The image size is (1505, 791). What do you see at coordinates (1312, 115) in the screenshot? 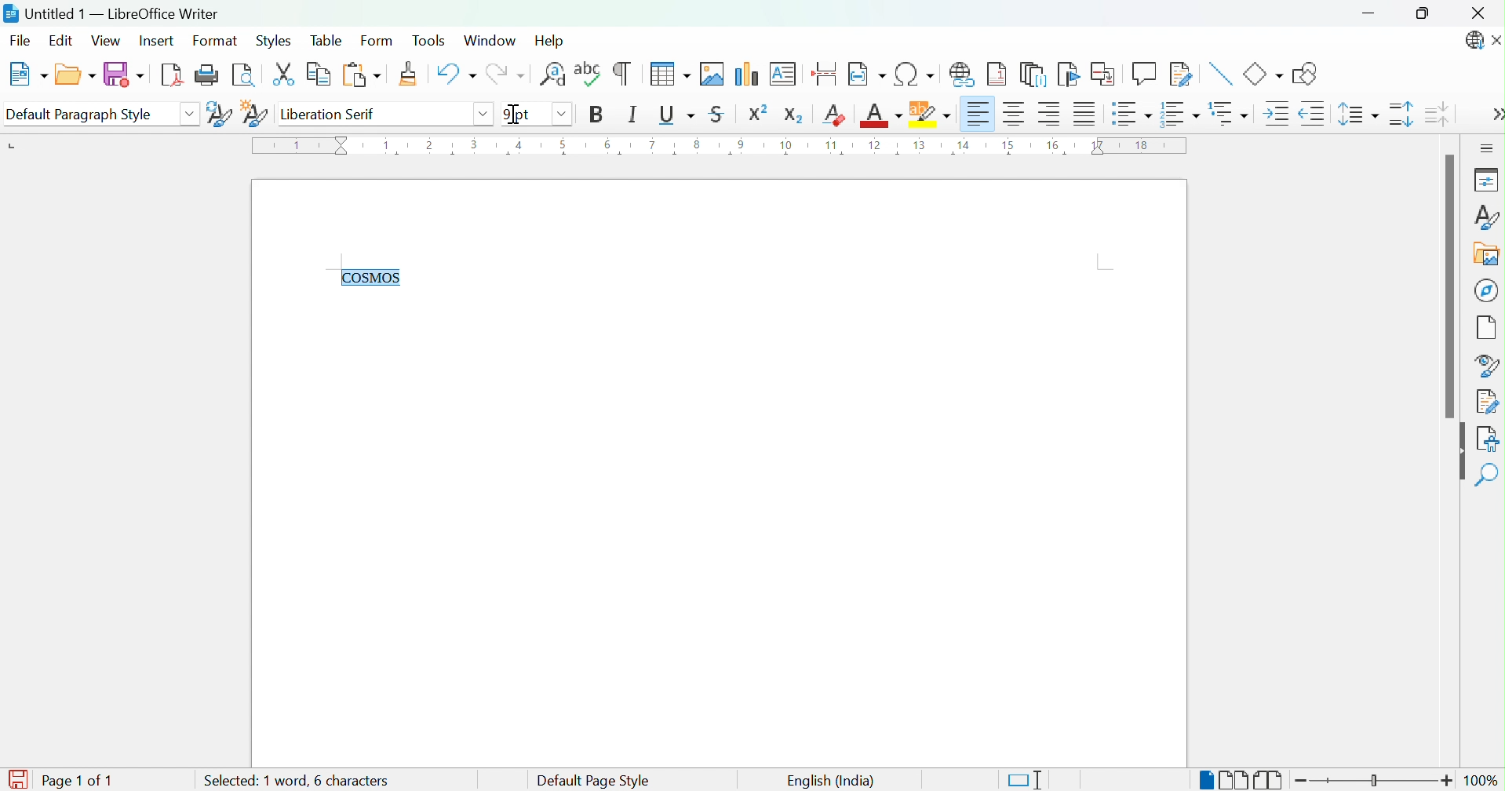
I see `Decrease Indent` at bounding box center [1312, 115].